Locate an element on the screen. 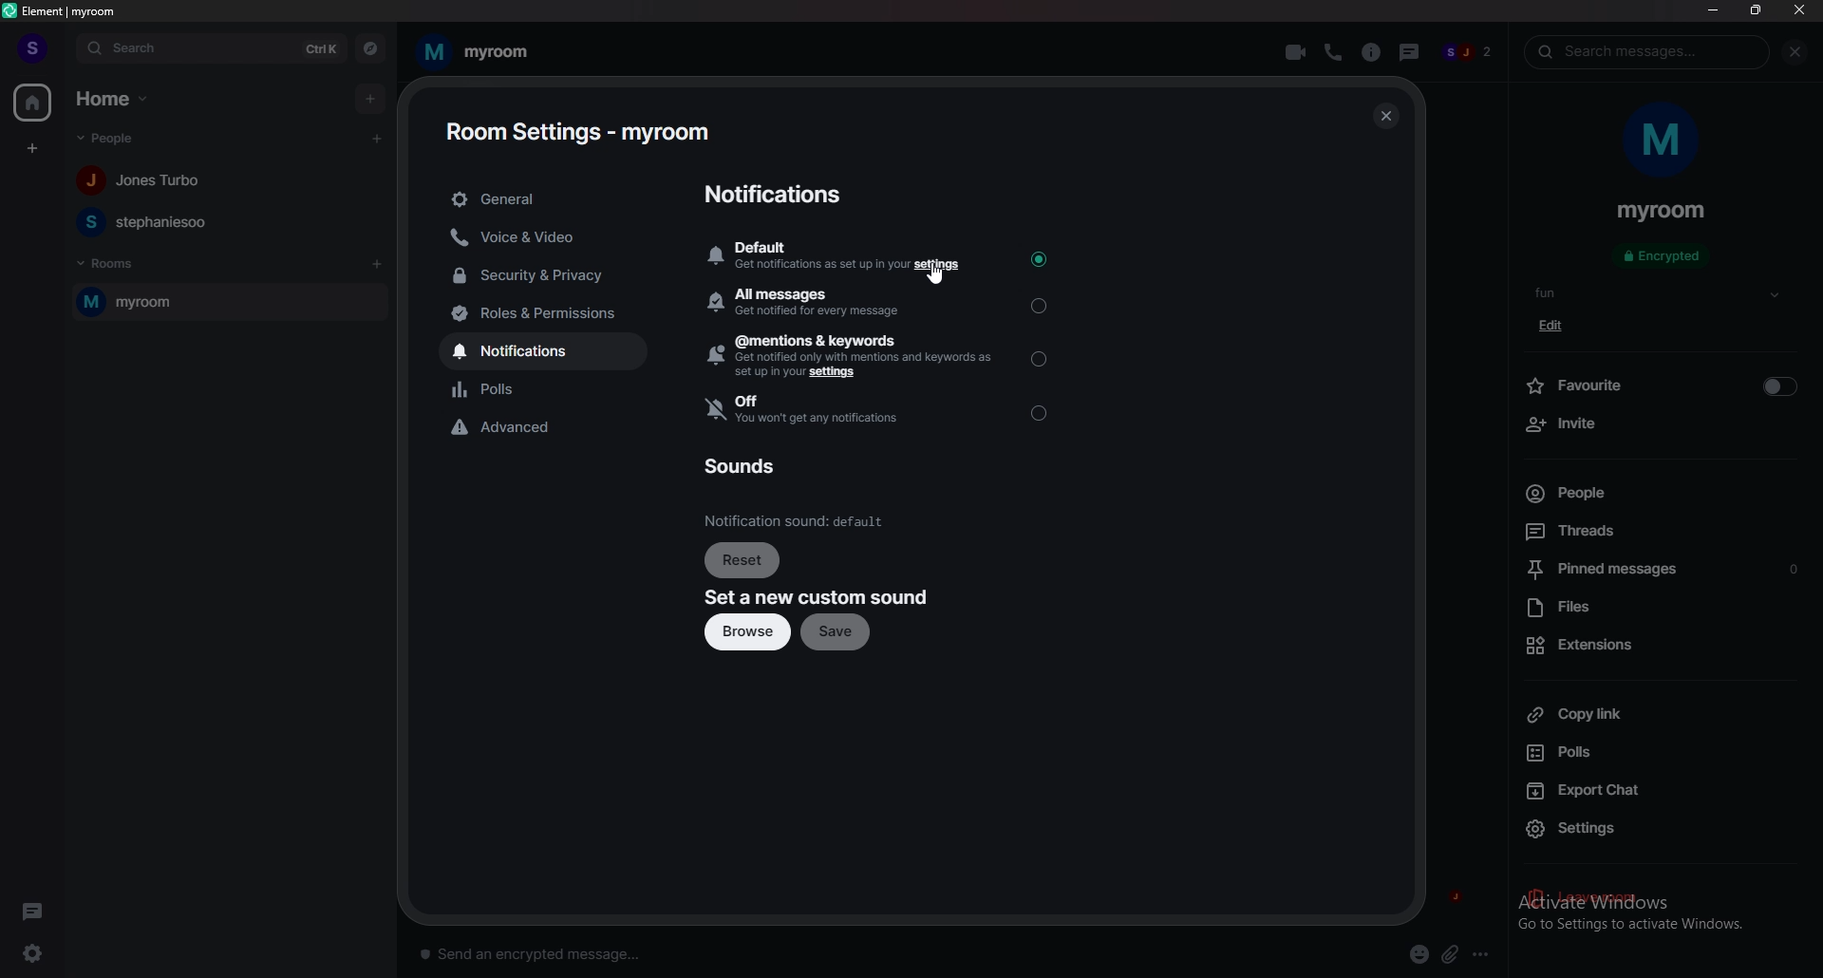 This screenshot has height=978, width=1823. add is located at coordinates (369, 98).